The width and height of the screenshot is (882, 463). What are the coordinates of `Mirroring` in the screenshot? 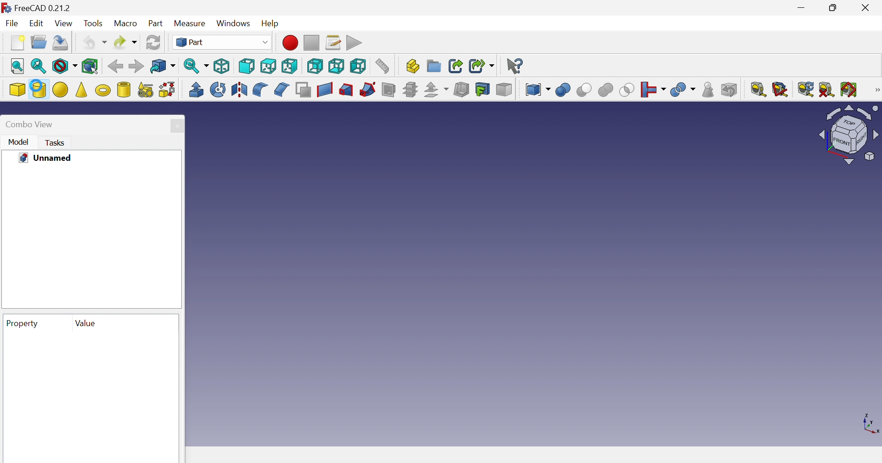 It's located at (238, 90).